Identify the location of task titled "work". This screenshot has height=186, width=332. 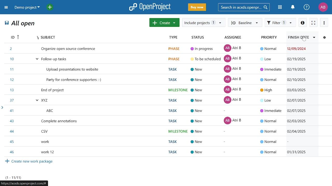
(169, 141).